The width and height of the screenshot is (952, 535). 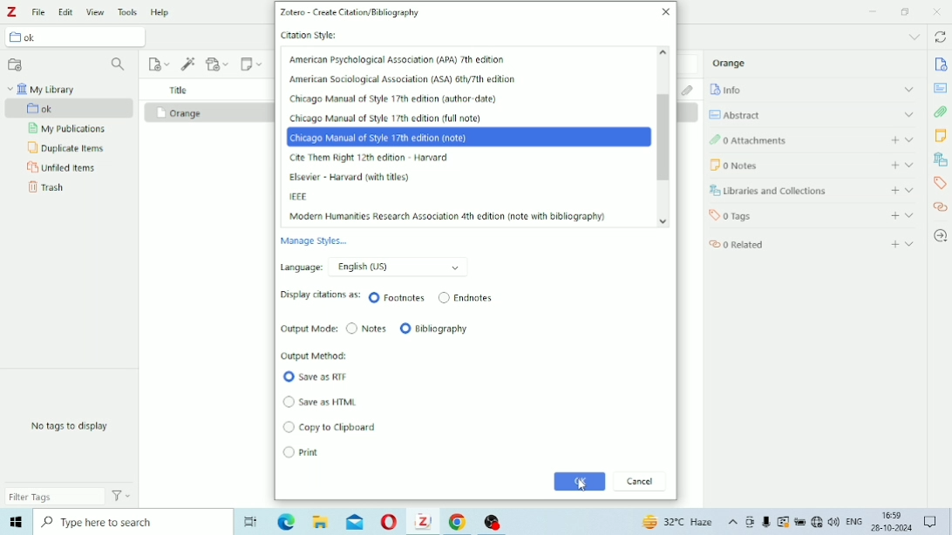 I want to click on Meet Now, so click(x=751, y=522).